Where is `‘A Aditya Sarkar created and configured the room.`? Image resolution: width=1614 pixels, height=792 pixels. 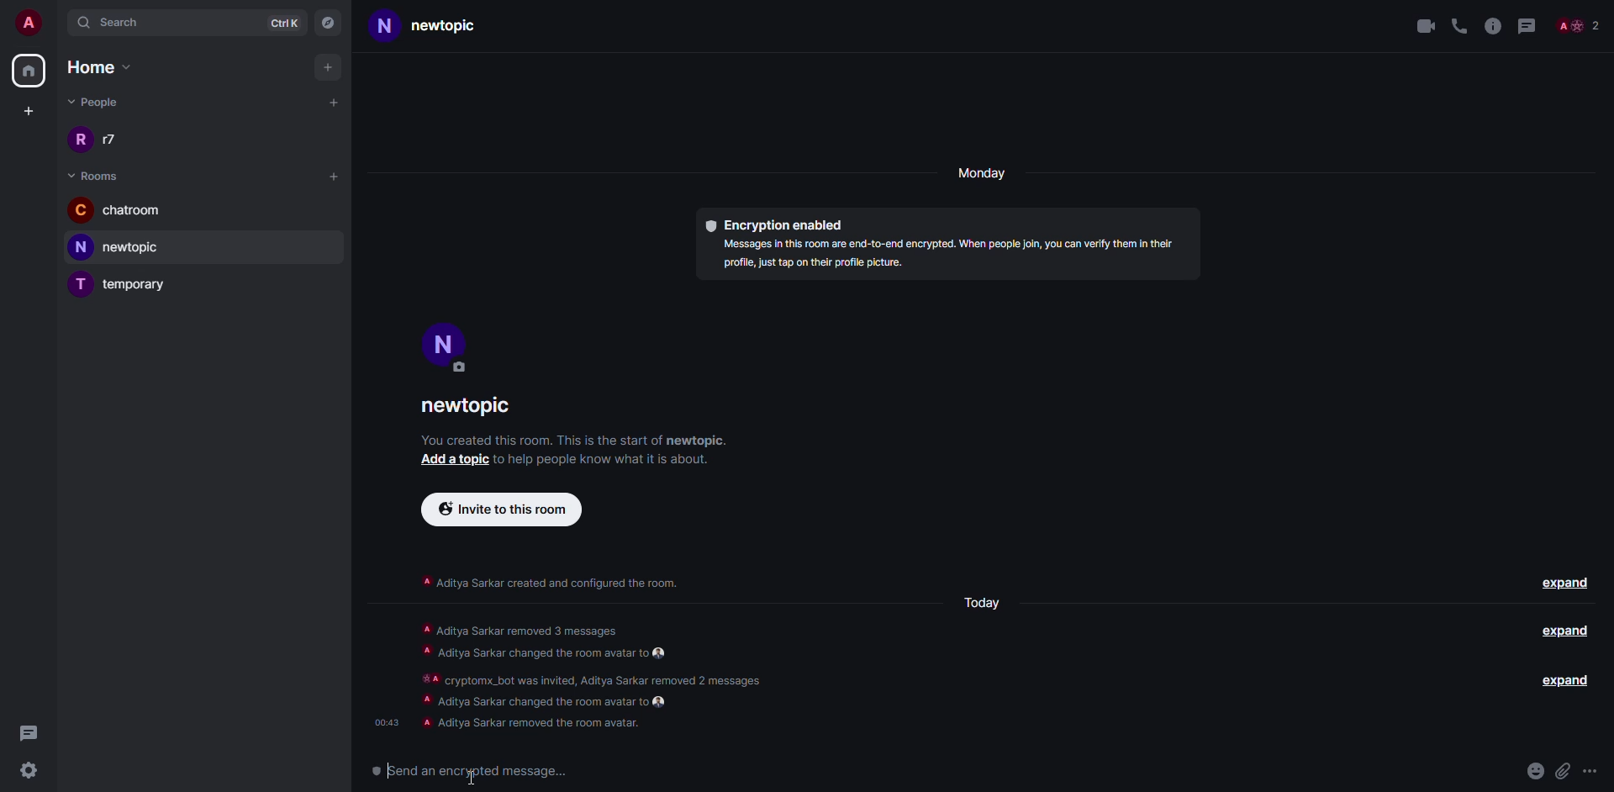 ‘A Aditya Sarkar created and configured the room. is located at coordinates (550, 578).